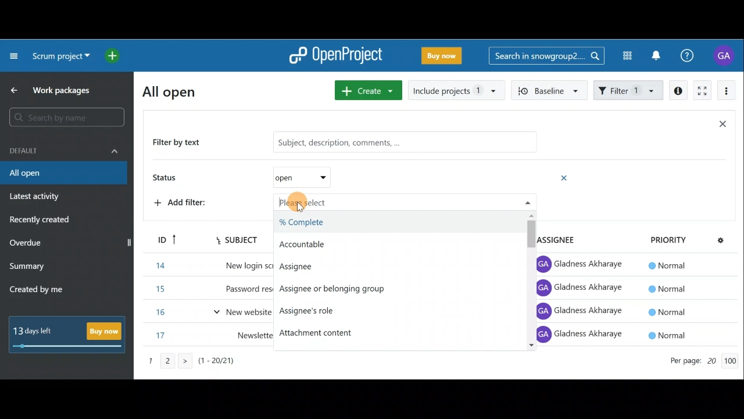 The height and width of the screenshot is (419, 744). Describe the element at coordinates (616, 265) in the screenshot. I see `Item 6` at that location.